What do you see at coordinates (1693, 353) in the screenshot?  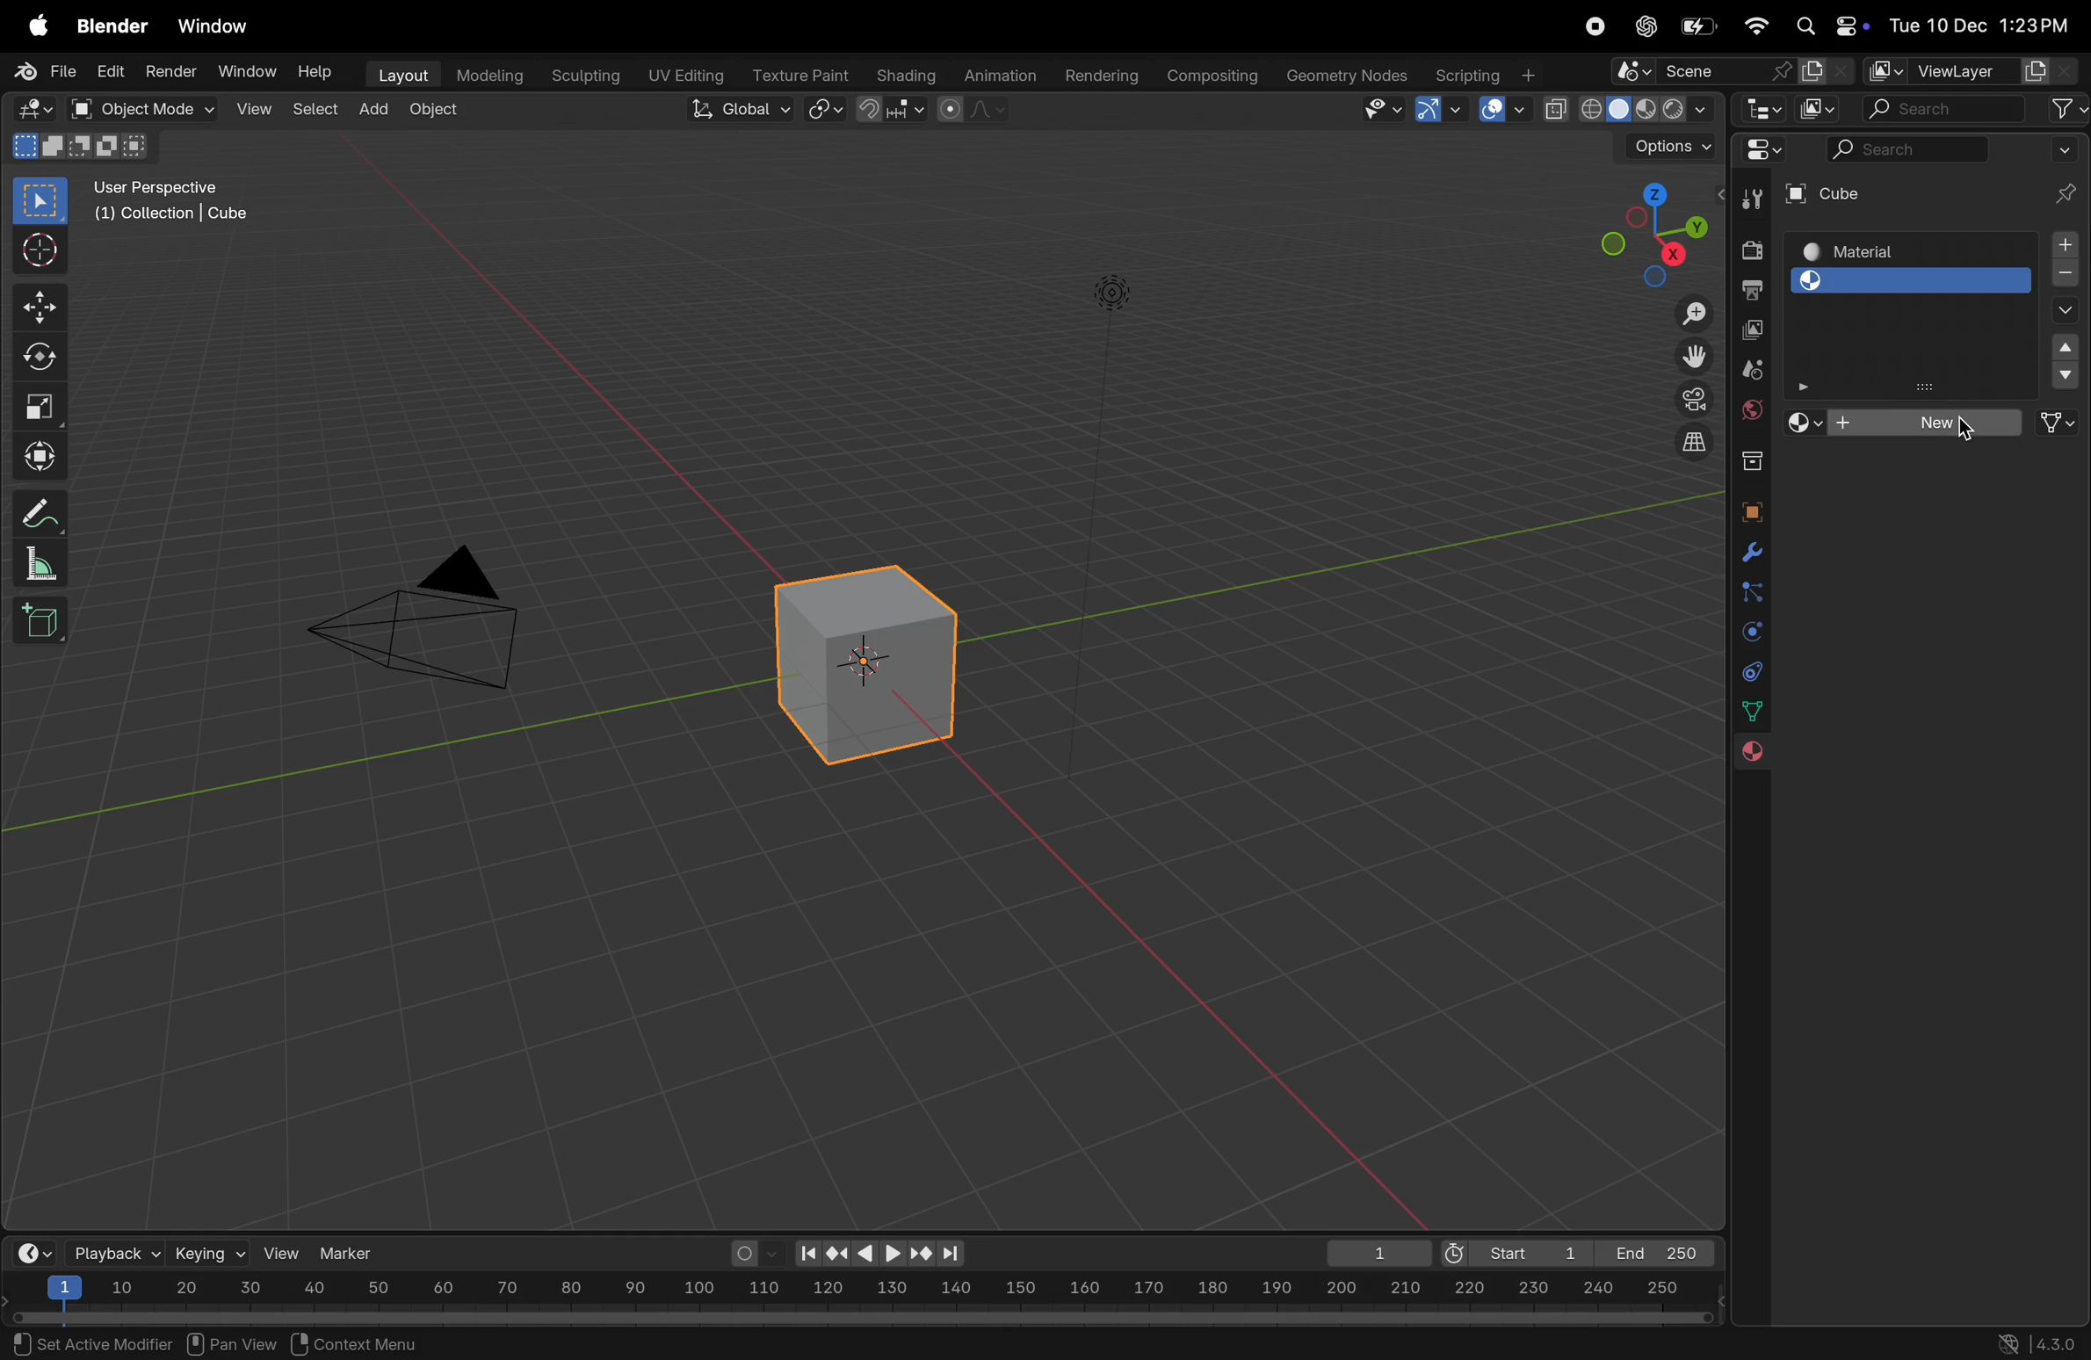 I see `move the view` at bounding box center [1693, 353].